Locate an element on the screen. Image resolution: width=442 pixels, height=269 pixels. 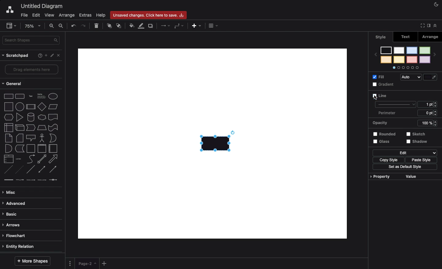
color 2 is located at coordinates (425, 60).